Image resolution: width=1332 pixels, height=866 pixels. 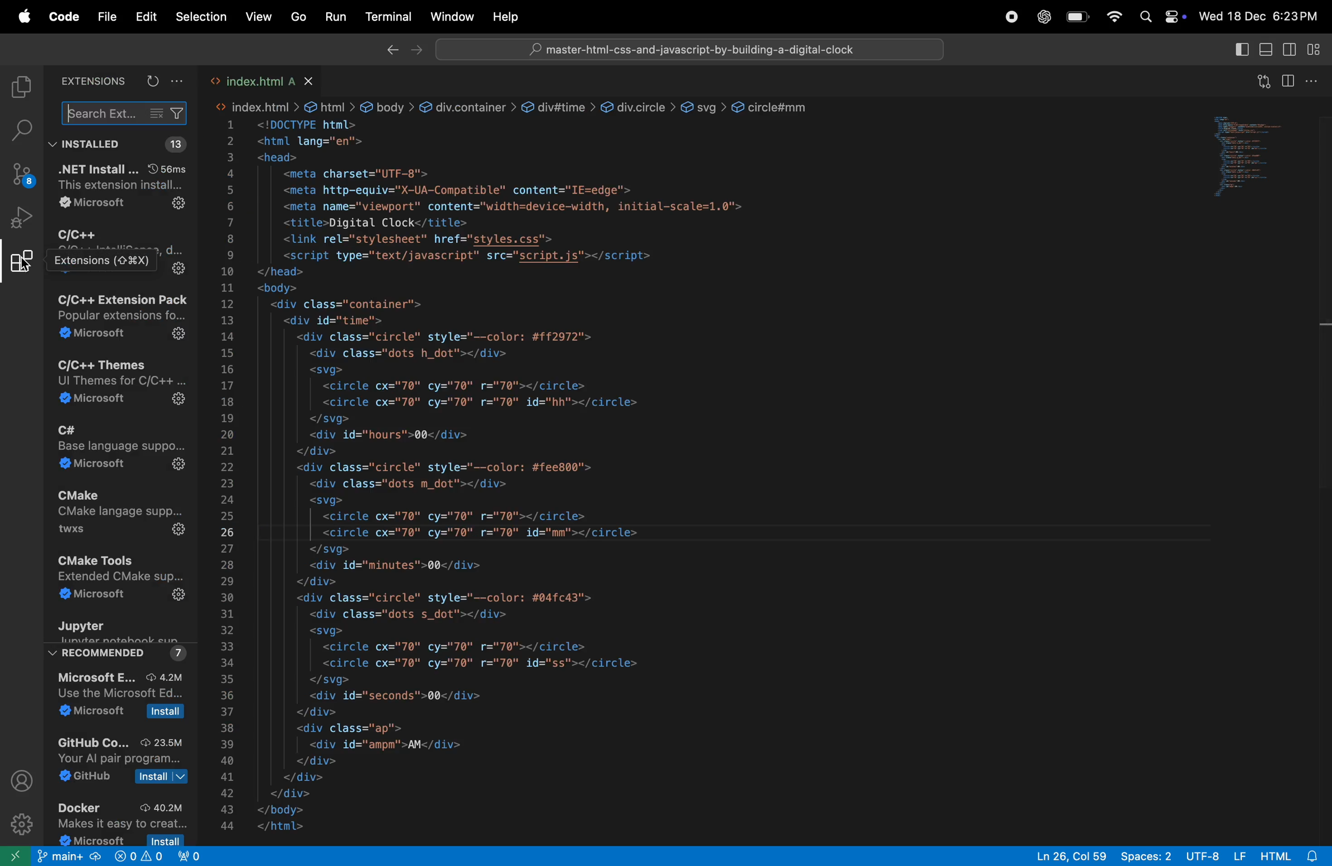 I want to click on apple menu, so click(x=20, y=17).